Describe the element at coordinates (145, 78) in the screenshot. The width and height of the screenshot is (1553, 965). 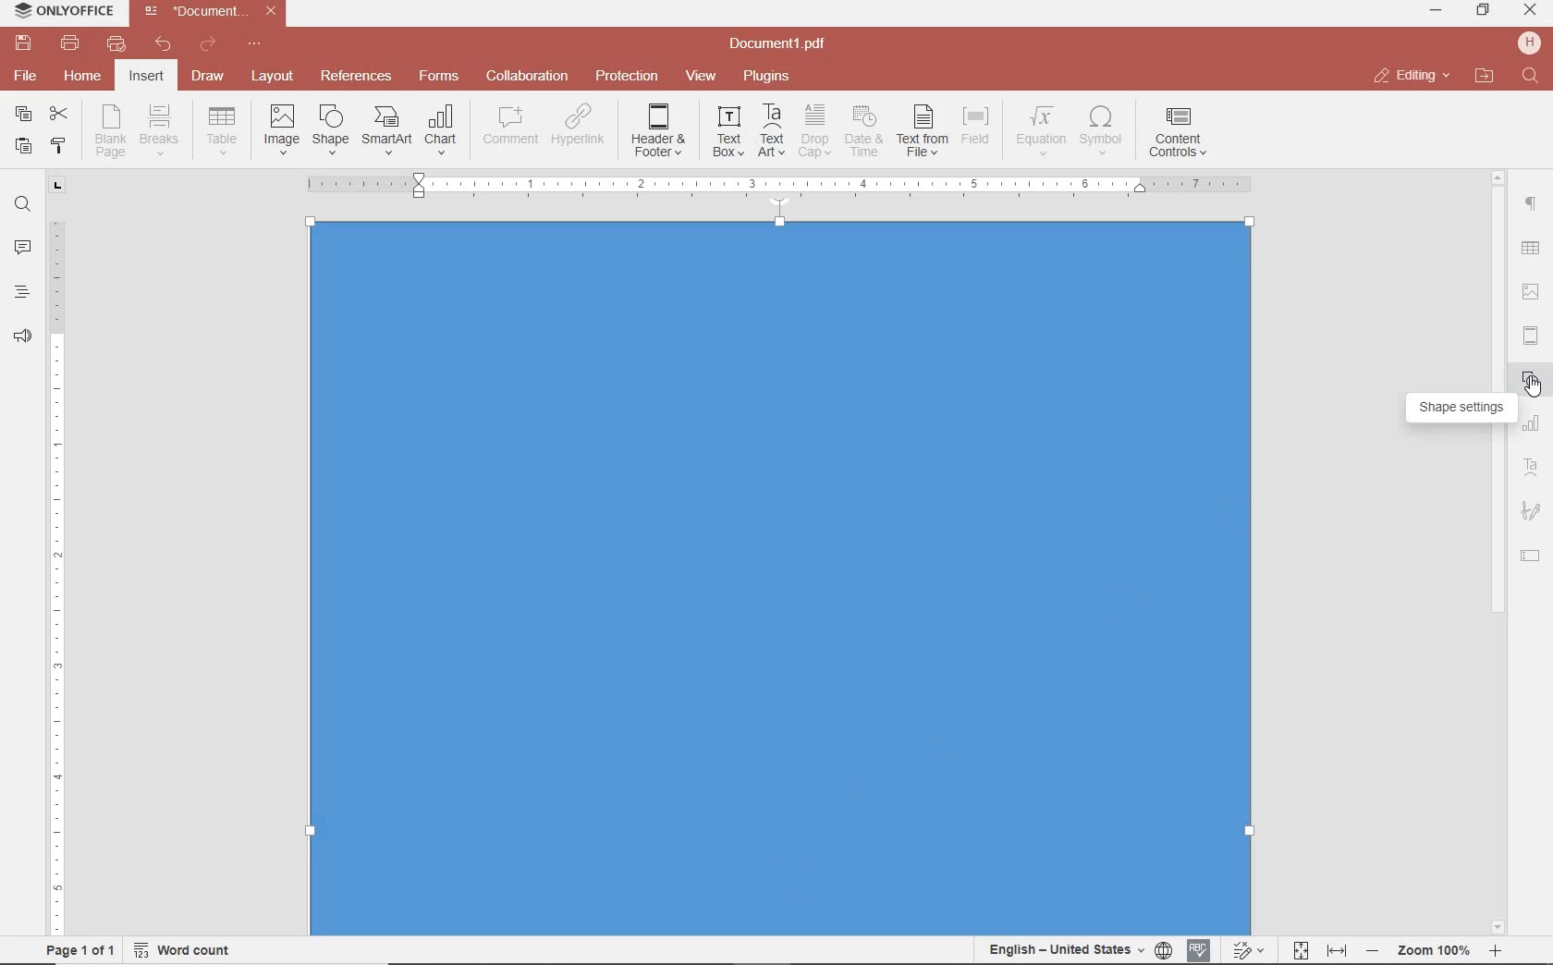
I see `insert` at that location.